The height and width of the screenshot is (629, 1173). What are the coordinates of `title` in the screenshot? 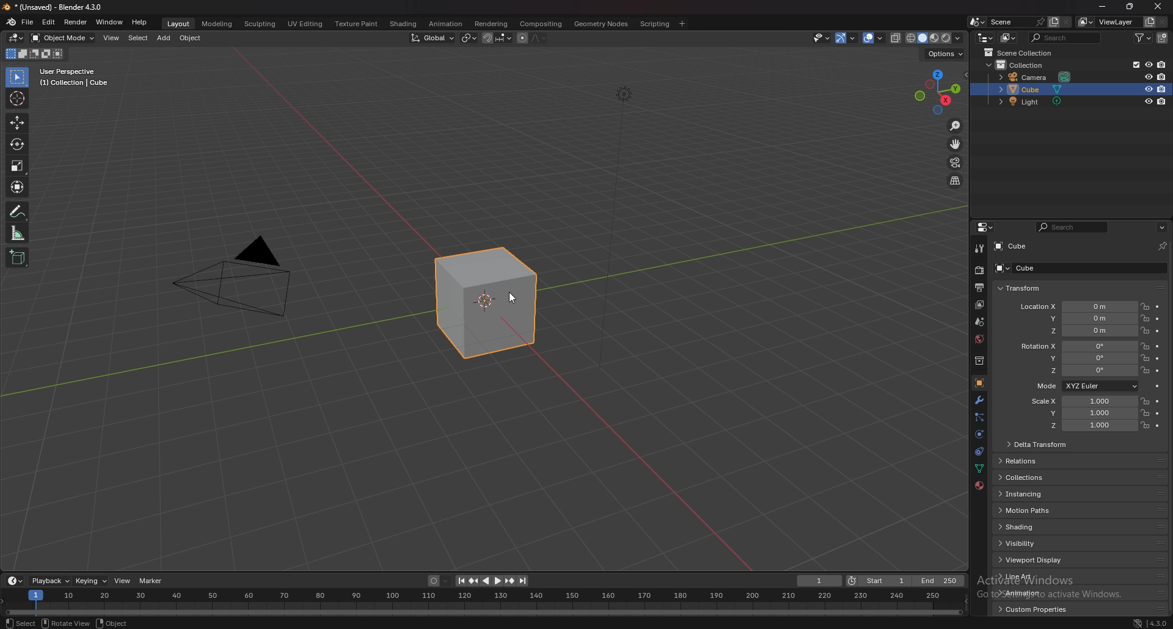 It's located at (55, 7).